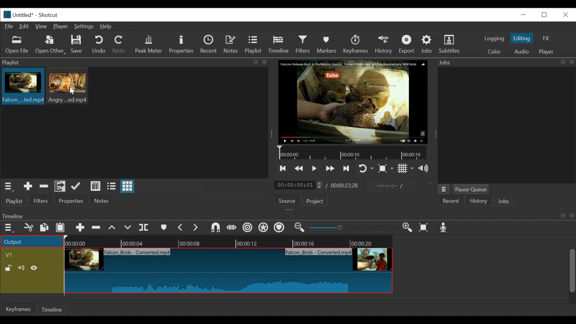 This screenshot has width=576, height=324. I want to click on Timeline, so click(354, 153).